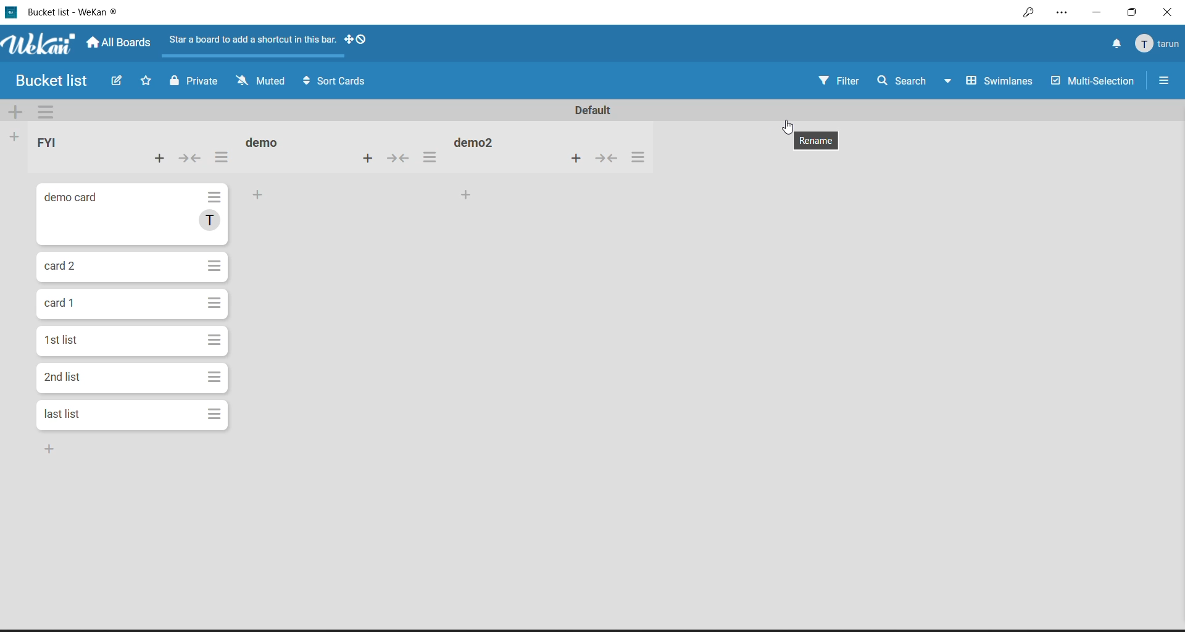 The image size is (1185, 632). Describe the element at coordinates (636, 157) in the screenshot. I see `list actions` at that location.